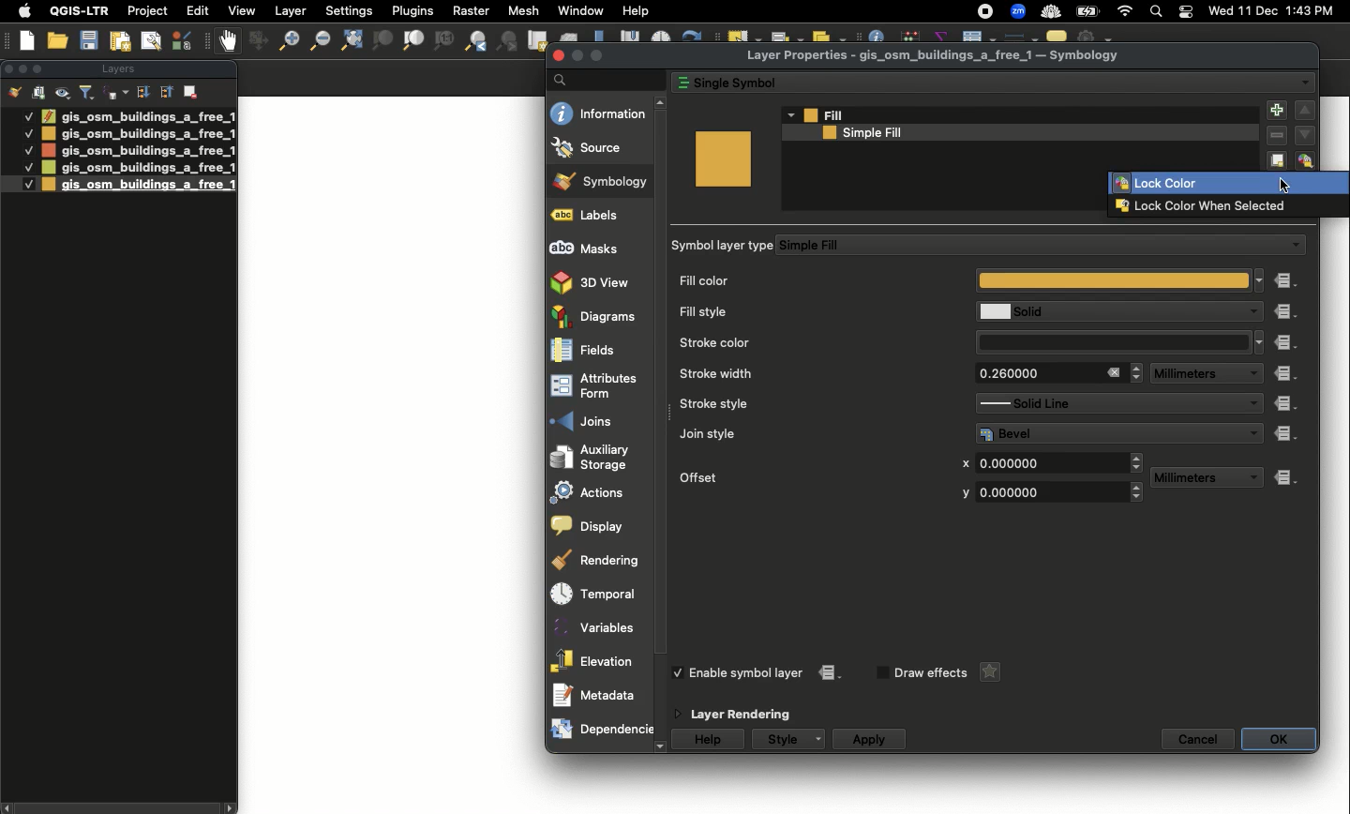 Image resolution: width=1350 pixels, height=814 pixels. Describe the element at coordinates (600, 457) in the screenshot. I see `Auxiliary storage` at that location.